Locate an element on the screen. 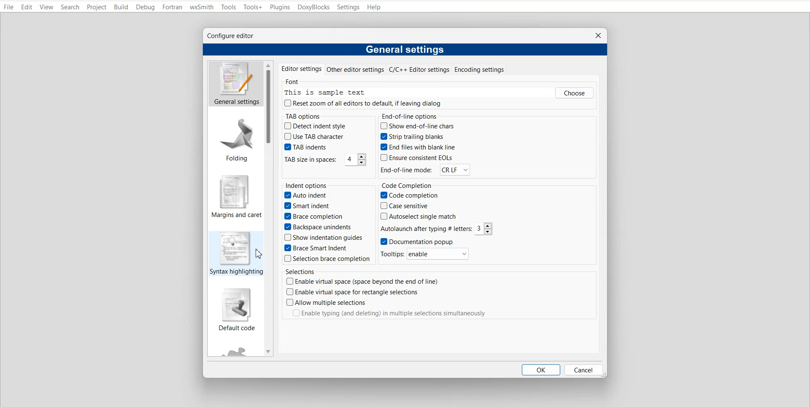 The width and height of the screenshot is (810, 407). Cancel is located at coordinates (584, 369).